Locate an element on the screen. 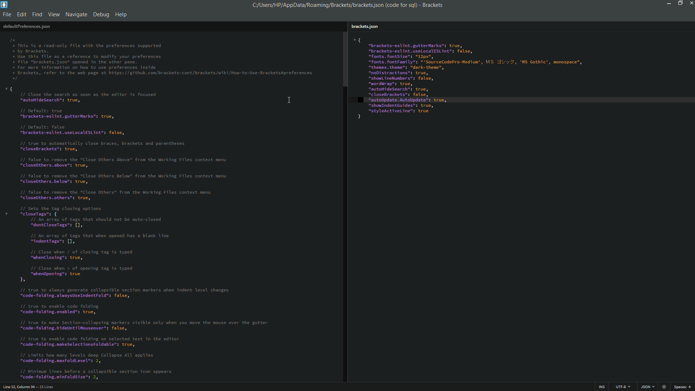  vi
"brackets-eslint. gutterMarks": true,
“brackets-eslint.useLocalESLint": false,
“fonts. fontSize": "12px",
“fonts. fontFamily": "'SourceCodePro-Hediun', MS Tfi/y%, 'MS Gothic’, monospace",
“themes. theme": "dark-thene",
“noDistractions": true,
“showLineNunbers": false,
"wordWrap": true,
“autoHideSearch: true,
“closeBrackets": false,
“autoUpdate. AutoUpdate": true,
“showIndentGuides: true,
“styleActiveLine": true

3 is located at coordinates (519, 81).